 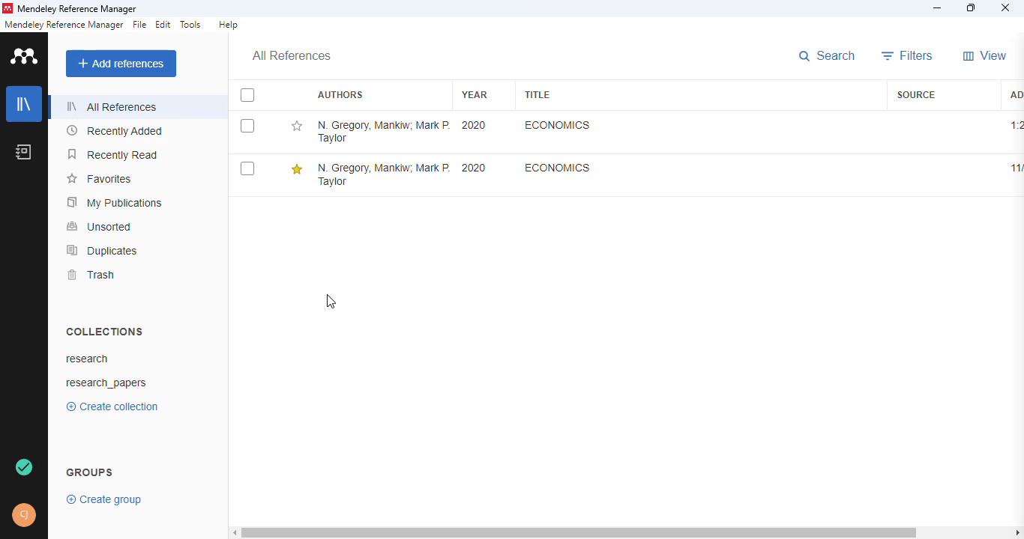 I want to click on all references, so click(x=291, y=55).